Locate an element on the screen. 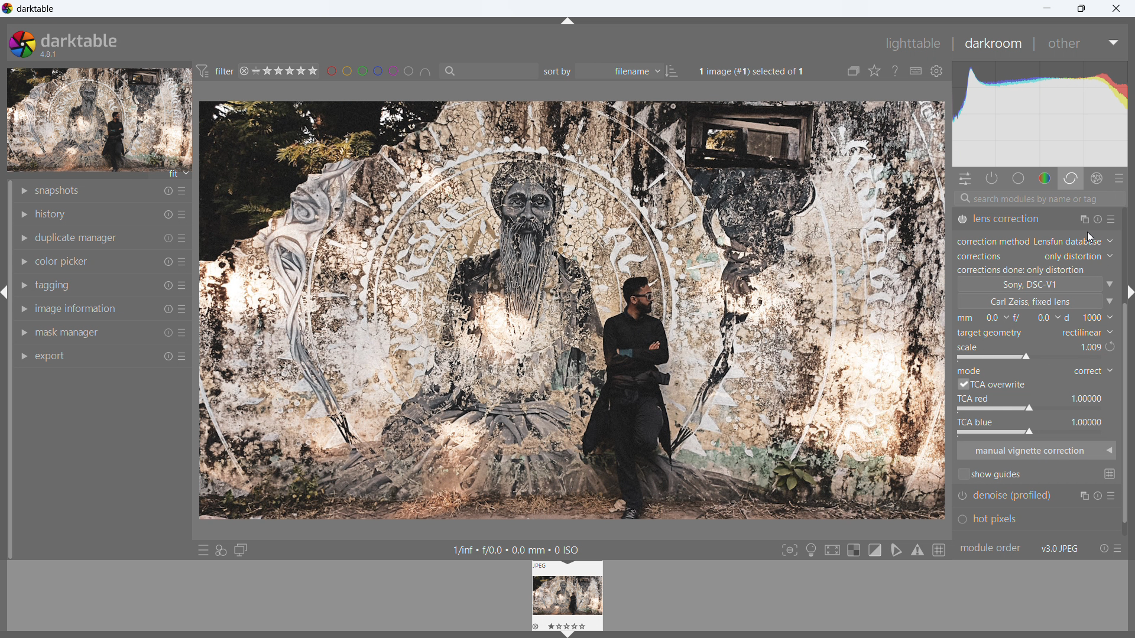  show module is located at coordinates (24, 333).